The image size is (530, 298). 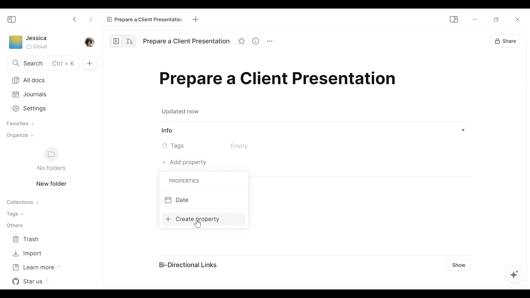 I want to click on Show/Hide Sidebar, so click(x=453, y=19).